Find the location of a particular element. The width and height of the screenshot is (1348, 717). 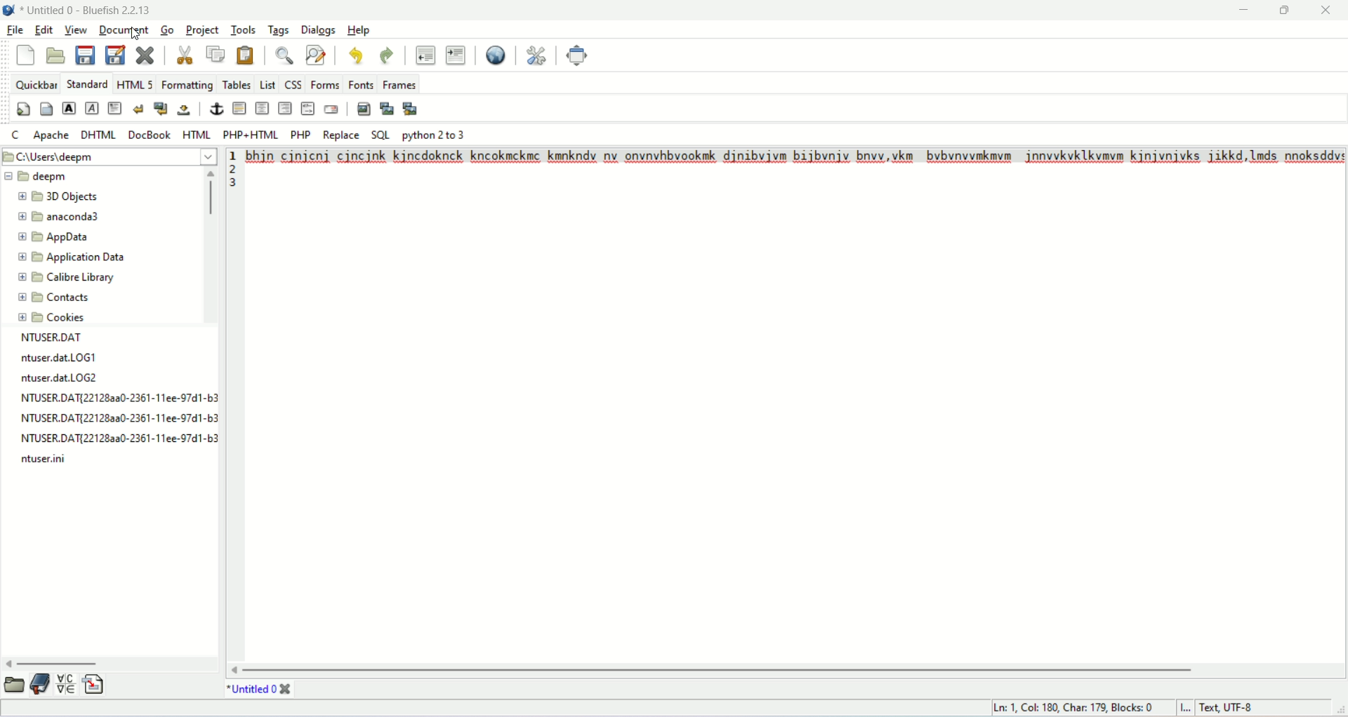

Text is located at coordinates (795, 159).